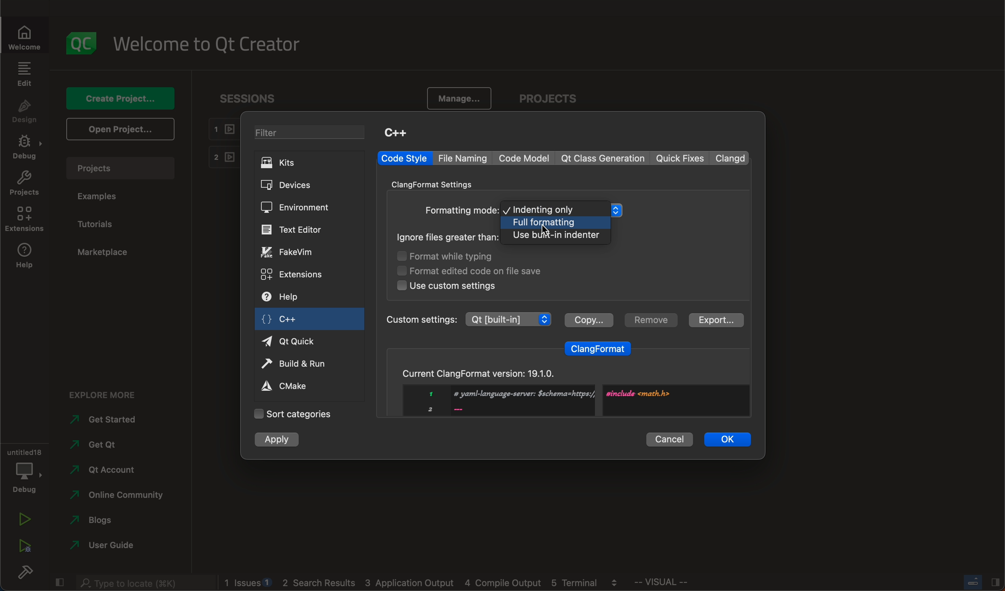 The image size is (1005, 591). Describe the element at coordinates (83, 43) in the screenshot. I see `logo` at that location.